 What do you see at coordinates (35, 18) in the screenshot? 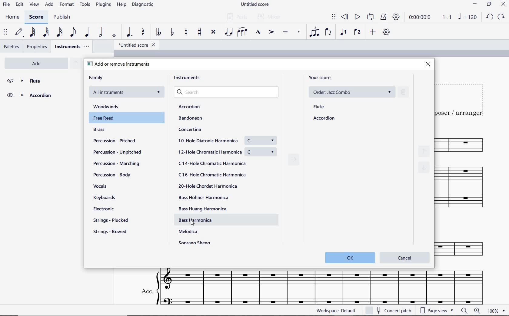
I see `SCORE` at bounding box center [35, 18].